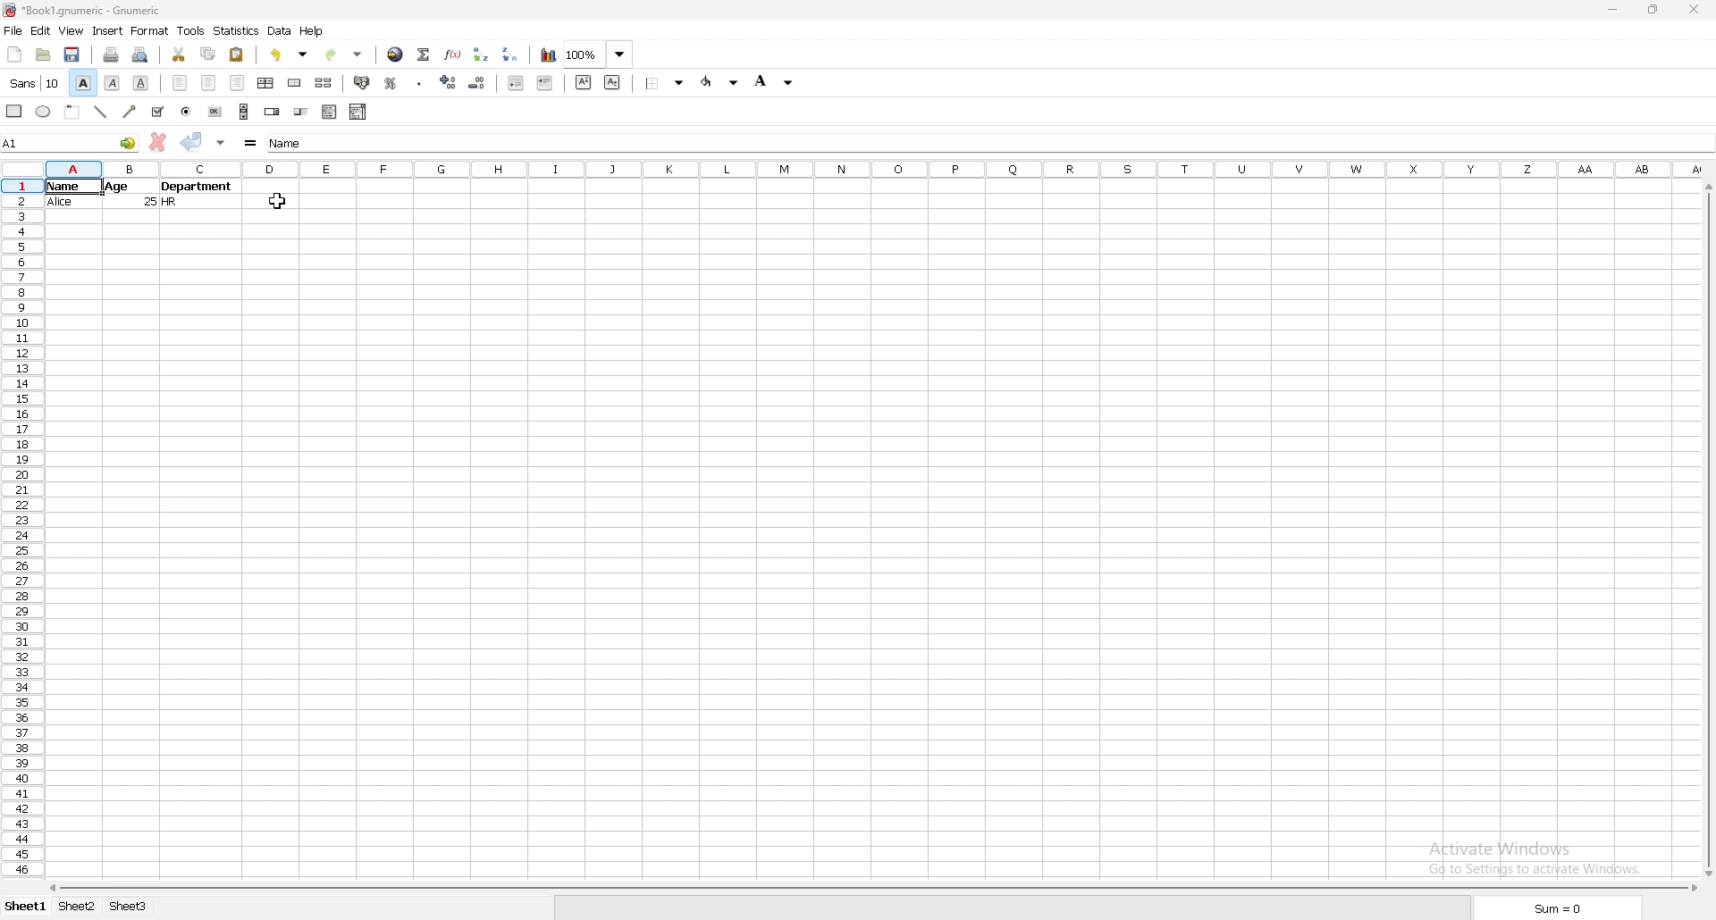  I want to click on frame, so click(75, 113).